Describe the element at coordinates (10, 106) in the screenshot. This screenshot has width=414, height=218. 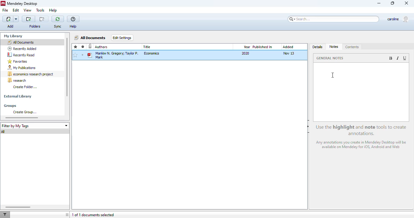
I see `groups` at that location.